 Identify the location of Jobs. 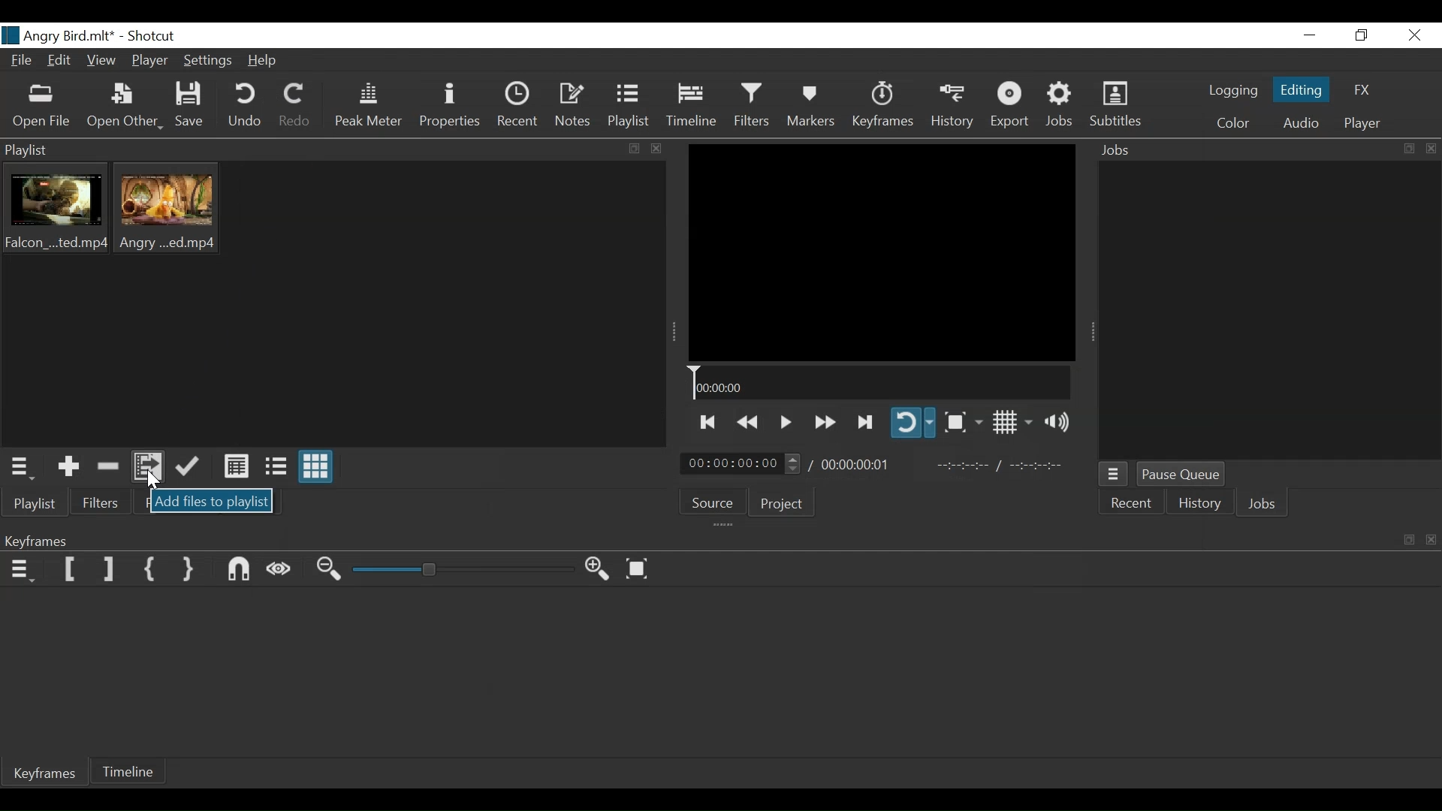
(1265, 504).